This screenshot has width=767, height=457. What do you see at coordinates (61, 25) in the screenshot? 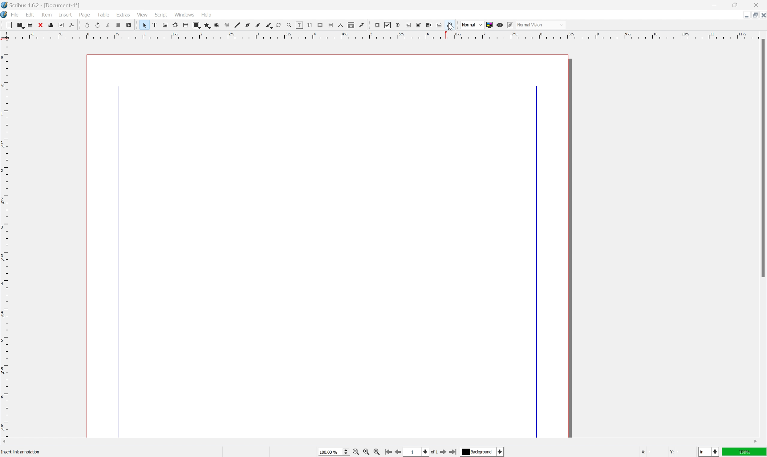
I see `preflight verifier` at bounding box center [61, 25].